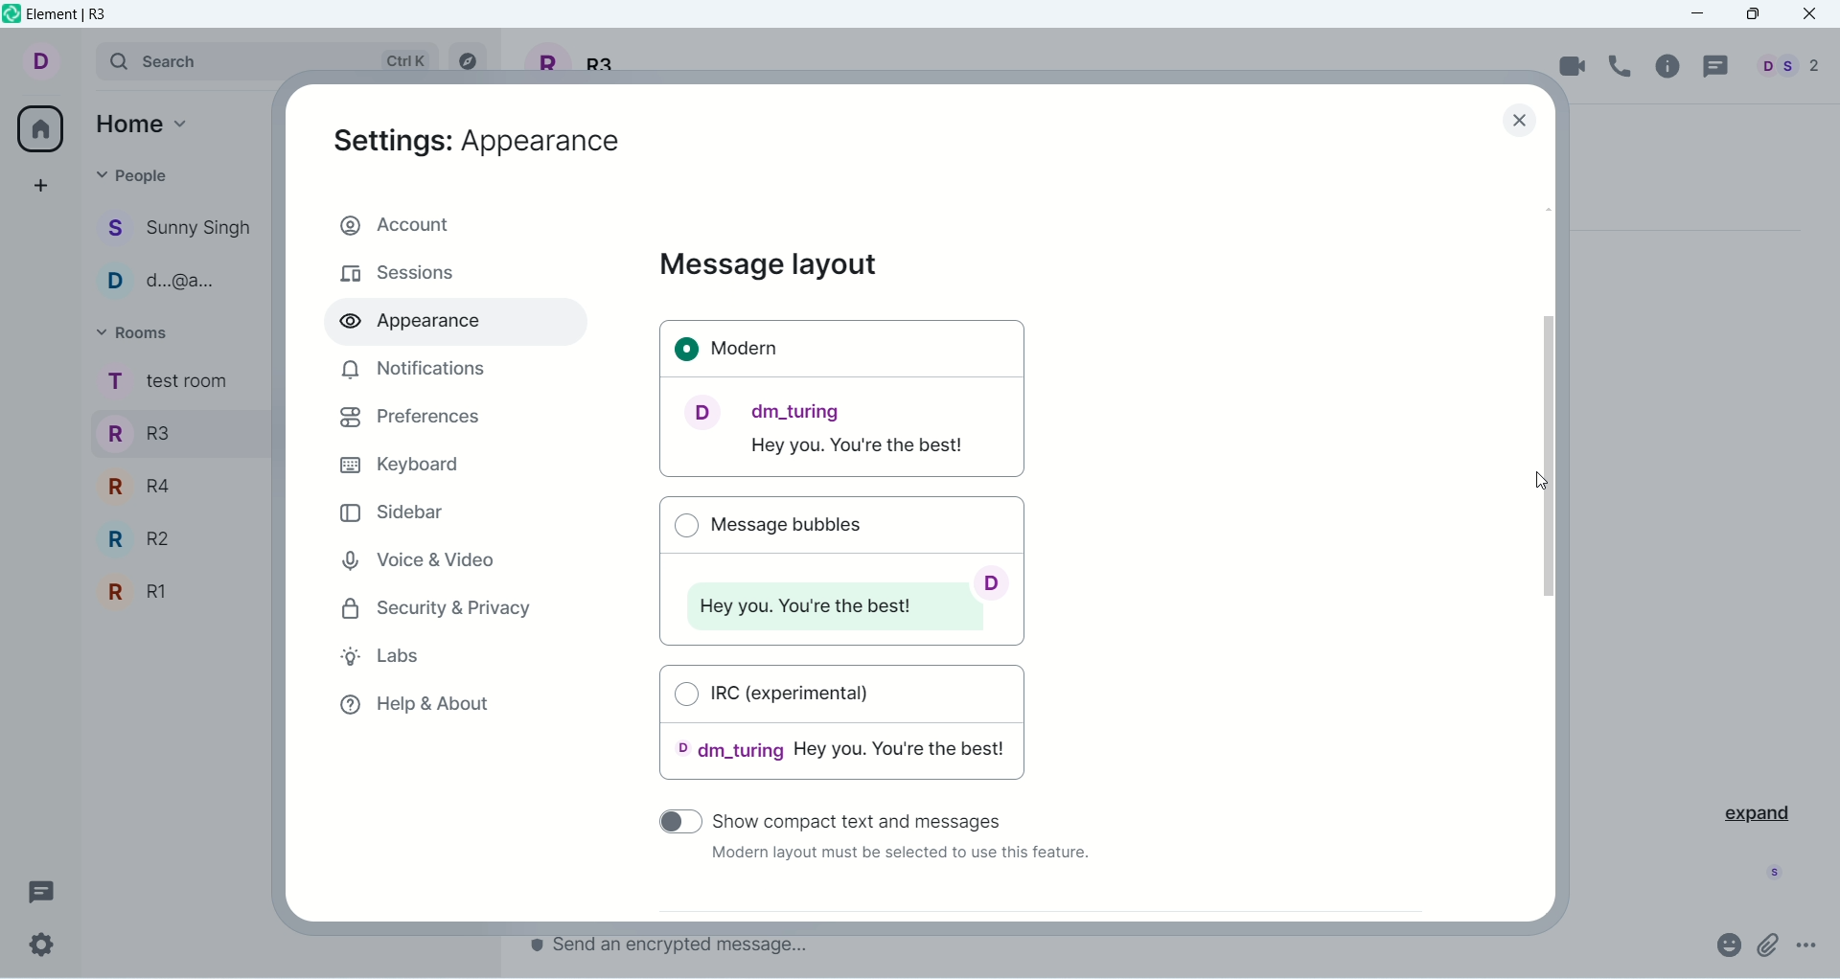 This screenshot has height=979, width=1840. Describe the element at coordinates (438, 610) in the screenshot. I see `security and privacy` at that location.